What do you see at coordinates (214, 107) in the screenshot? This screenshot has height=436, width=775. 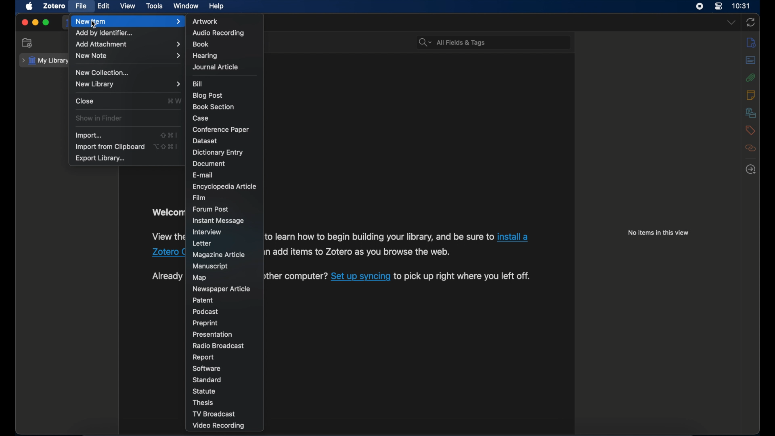 I see `book section` at bounding box center [214, 107].